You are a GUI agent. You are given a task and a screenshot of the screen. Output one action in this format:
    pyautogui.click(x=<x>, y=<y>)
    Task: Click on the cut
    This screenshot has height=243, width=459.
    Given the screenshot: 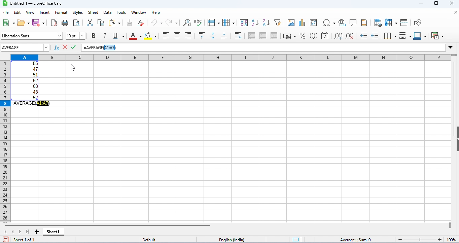 What is the action you would take?
    pyautogui.click(x=90, y=22)
    